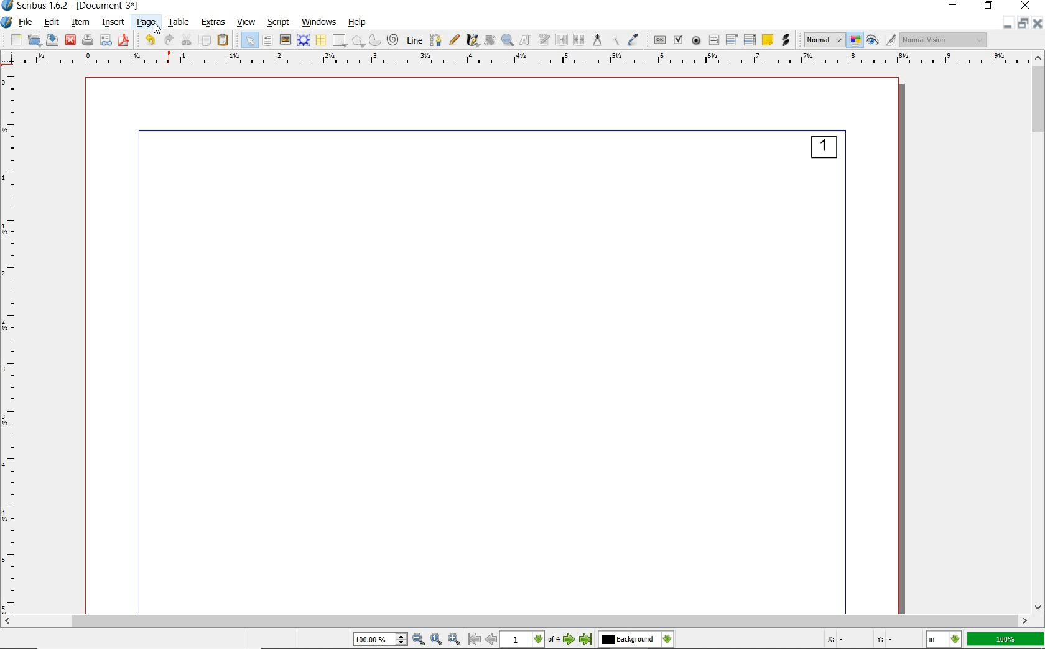 This screenshot has width=1045, height=649. What do you see at coordinates (16, 39) in the screenshot?
I see `new` at bounding box center [16, 39].